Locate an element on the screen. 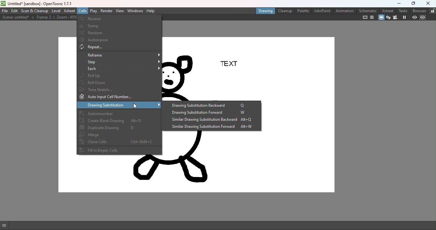  Freeze is located at coordinates (404, 17).